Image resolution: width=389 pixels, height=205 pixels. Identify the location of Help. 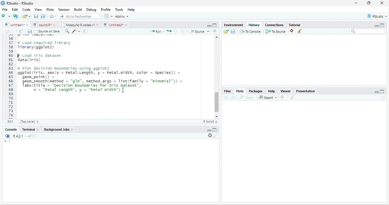
(272, 91).